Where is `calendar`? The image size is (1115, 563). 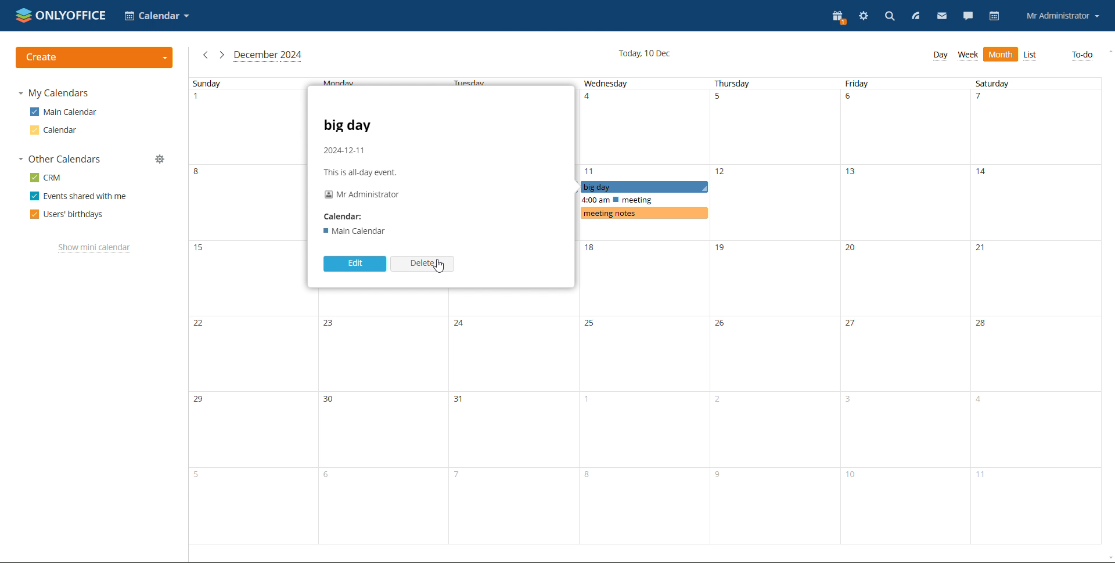 calendar is located at coordinates (55, 130).